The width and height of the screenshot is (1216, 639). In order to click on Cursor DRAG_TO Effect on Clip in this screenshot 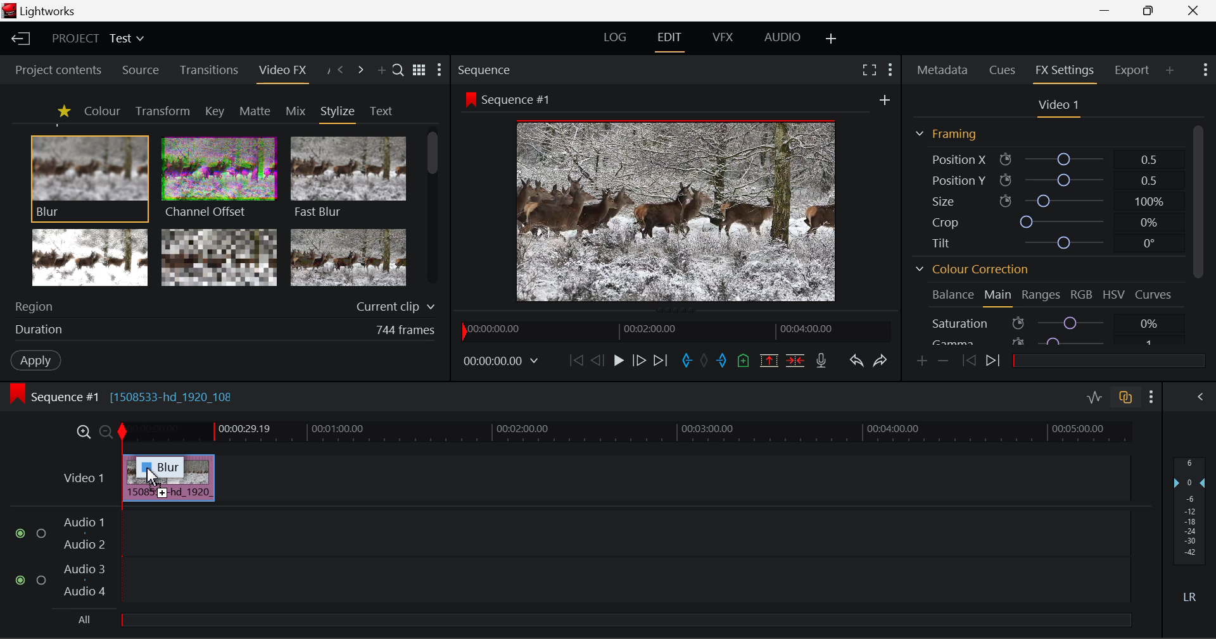, I will do `click(168, 478)`.